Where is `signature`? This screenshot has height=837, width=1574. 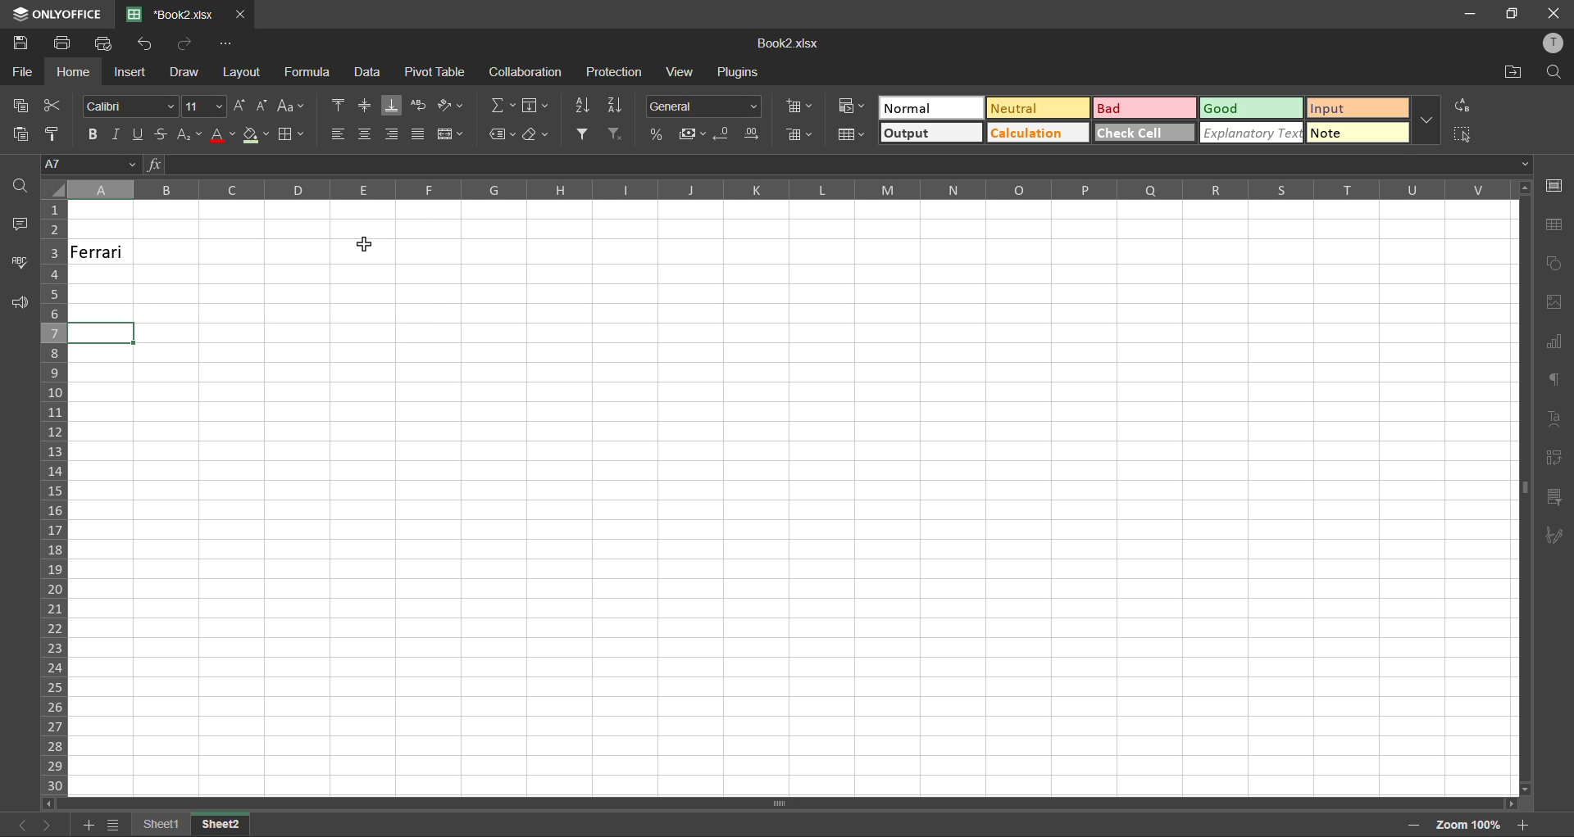 signature is located at coordinates (1554, 533).